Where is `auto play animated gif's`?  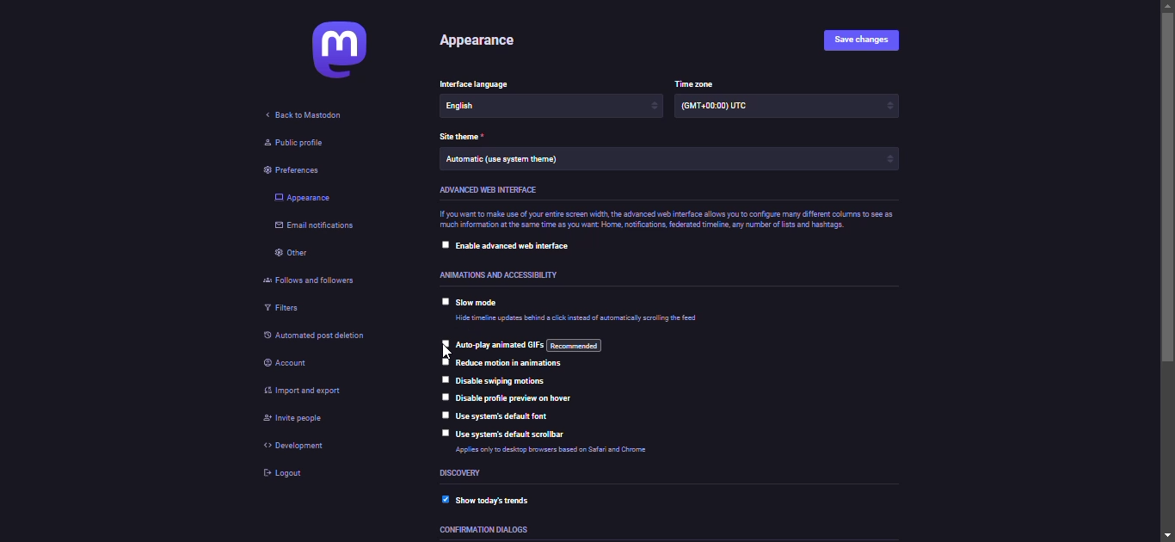
auto play animated gif's is located at coordinates (528, 345).